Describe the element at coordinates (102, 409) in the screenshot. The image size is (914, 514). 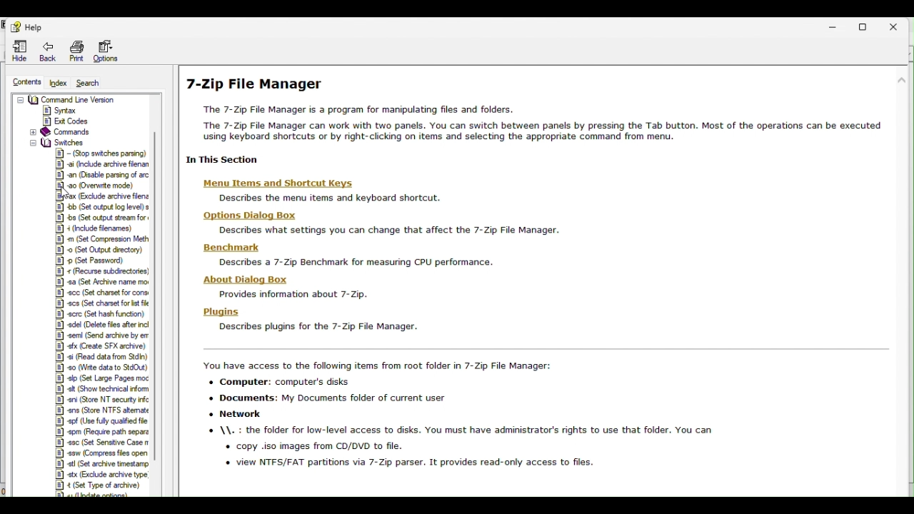
I see `[8] ens (Store NTFS atemate` at that location.